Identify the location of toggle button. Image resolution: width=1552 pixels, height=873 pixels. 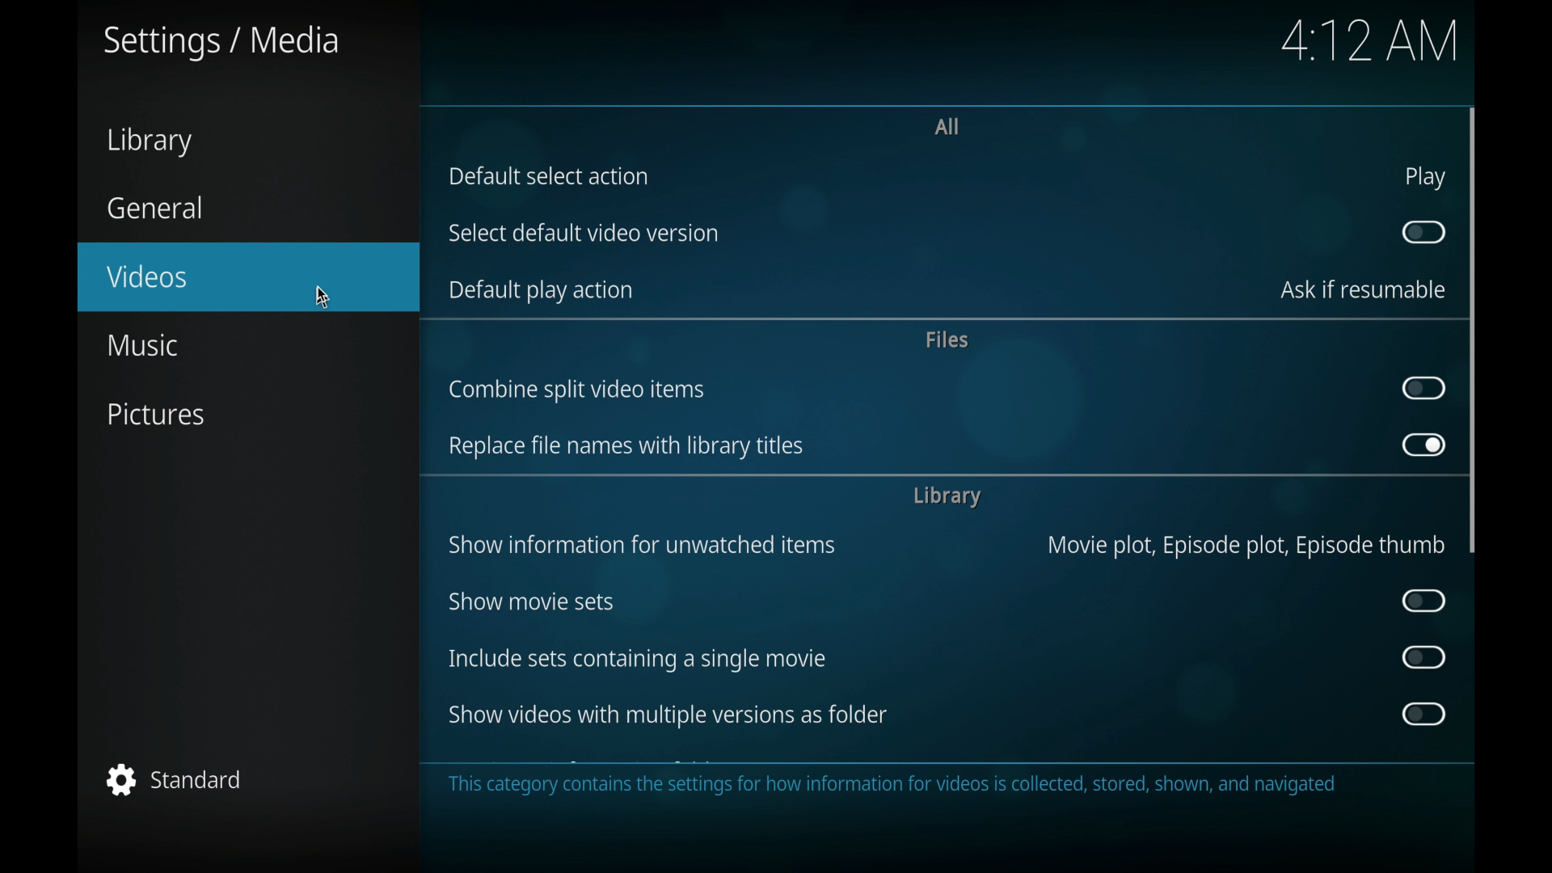
(1426, 390).